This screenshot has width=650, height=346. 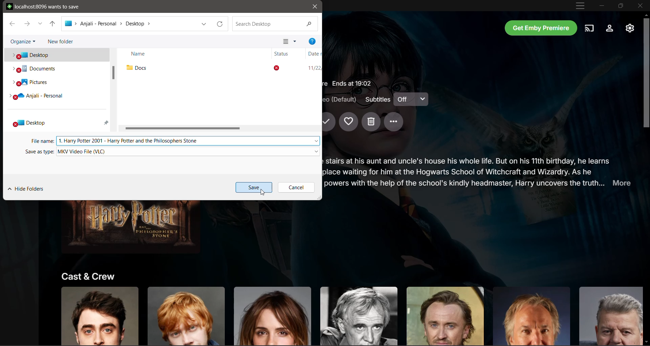 What do you see at coordinates (394, 122) in the screenshot?
I see `More` at bounding box center [394, 122].